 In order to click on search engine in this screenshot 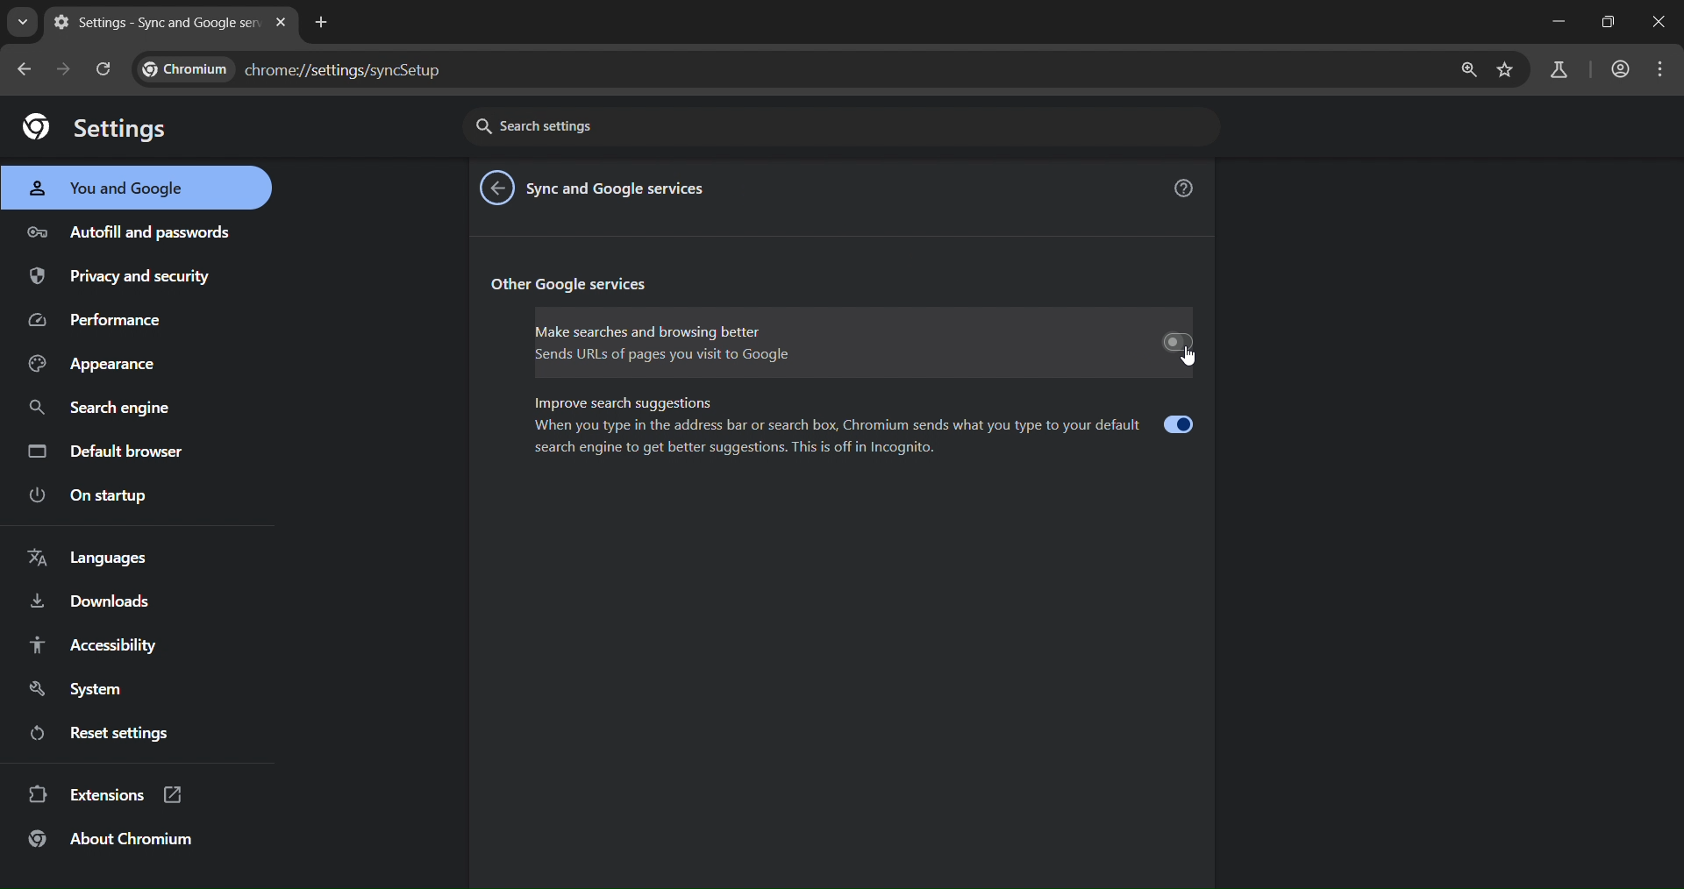, I will do `click(98, 410)`.